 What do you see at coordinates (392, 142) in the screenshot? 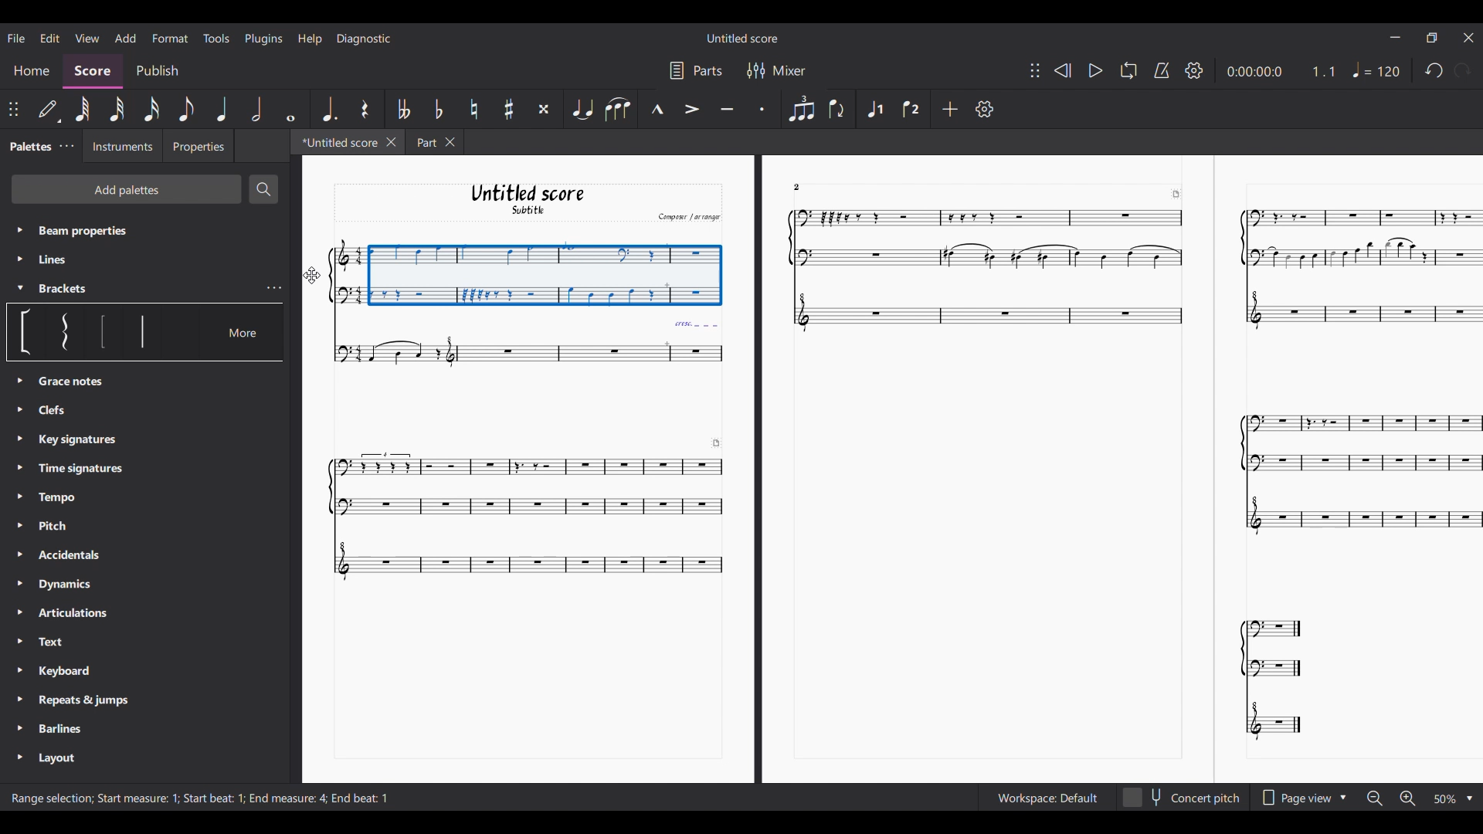
I see `Close` at bounding box center [392, 142].